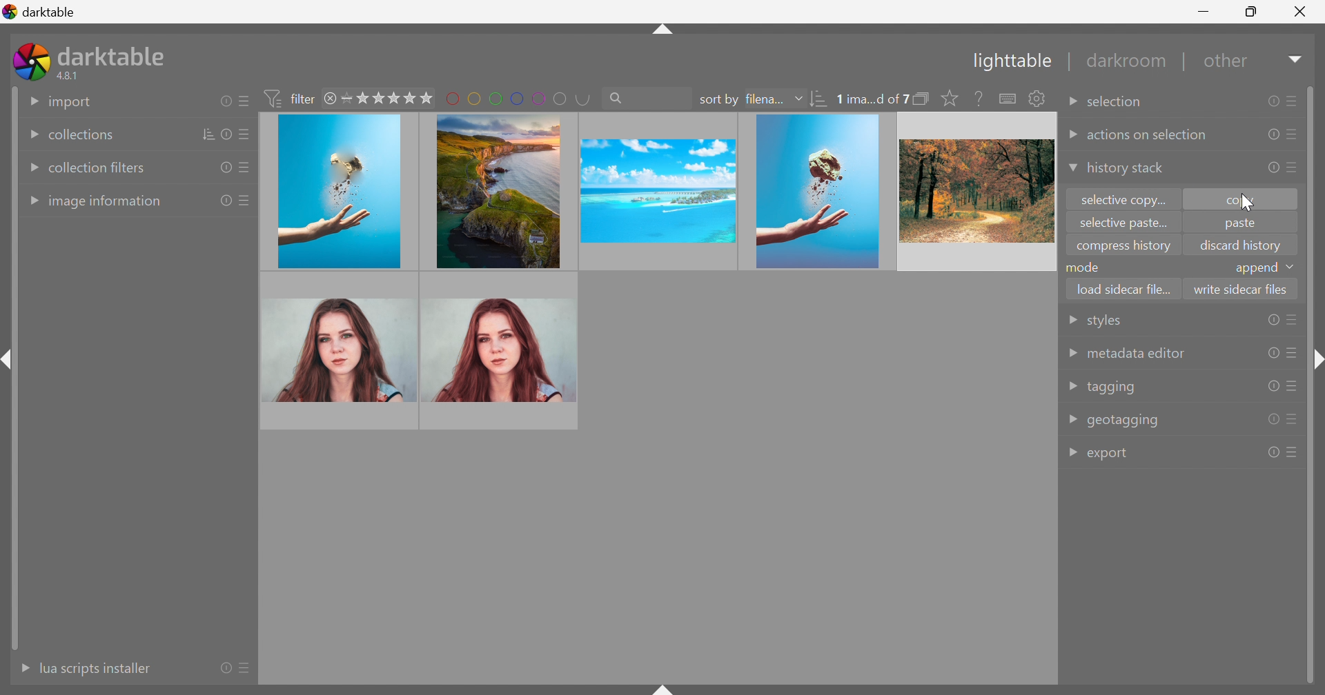 The image size is (1325, 695). What do you see at coordinates (1086, 267) in the screenshot?
I see `mode` at bounding box center [1086, 267].